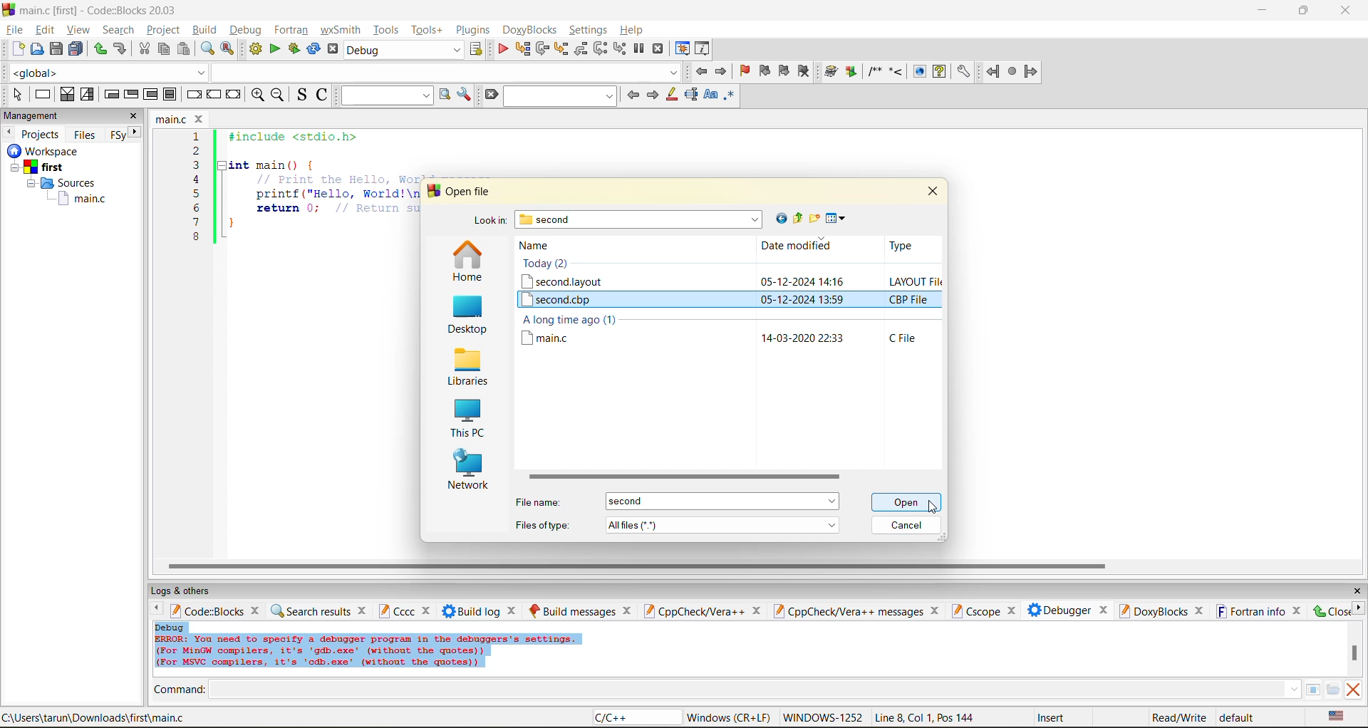  I want to click on debug/continue, so click(502, 49).